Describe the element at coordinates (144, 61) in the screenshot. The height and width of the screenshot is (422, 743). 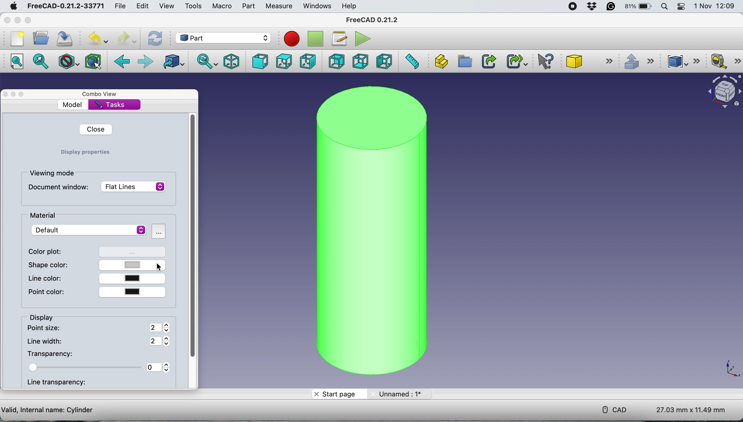
I see `forward` at that location.